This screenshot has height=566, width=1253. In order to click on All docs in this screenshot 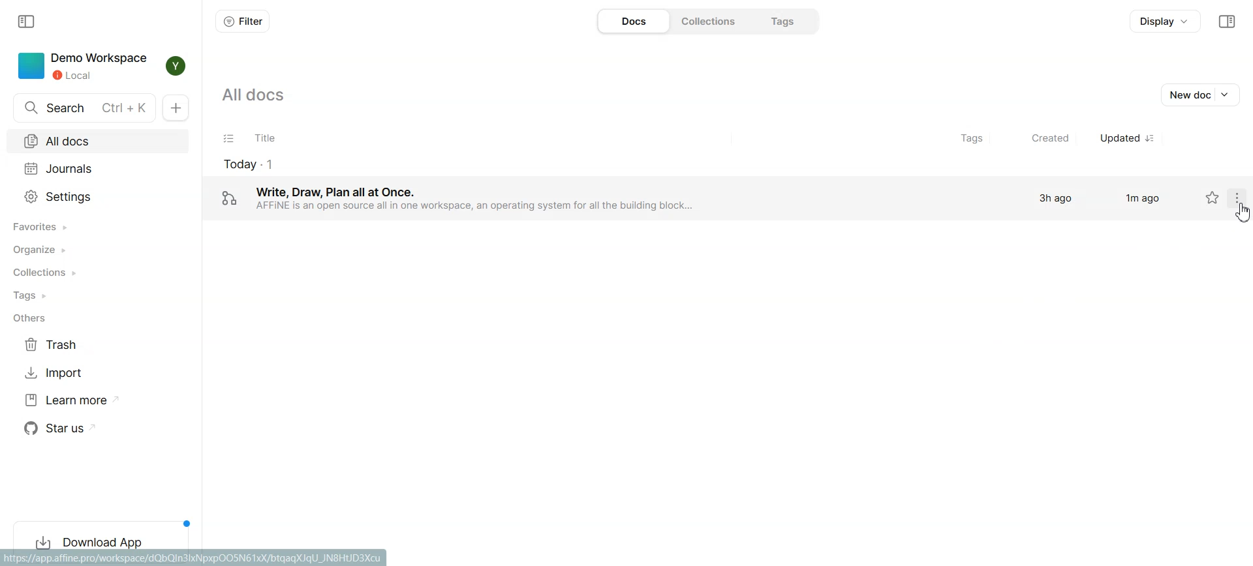, I will do `click(260, 93)`.